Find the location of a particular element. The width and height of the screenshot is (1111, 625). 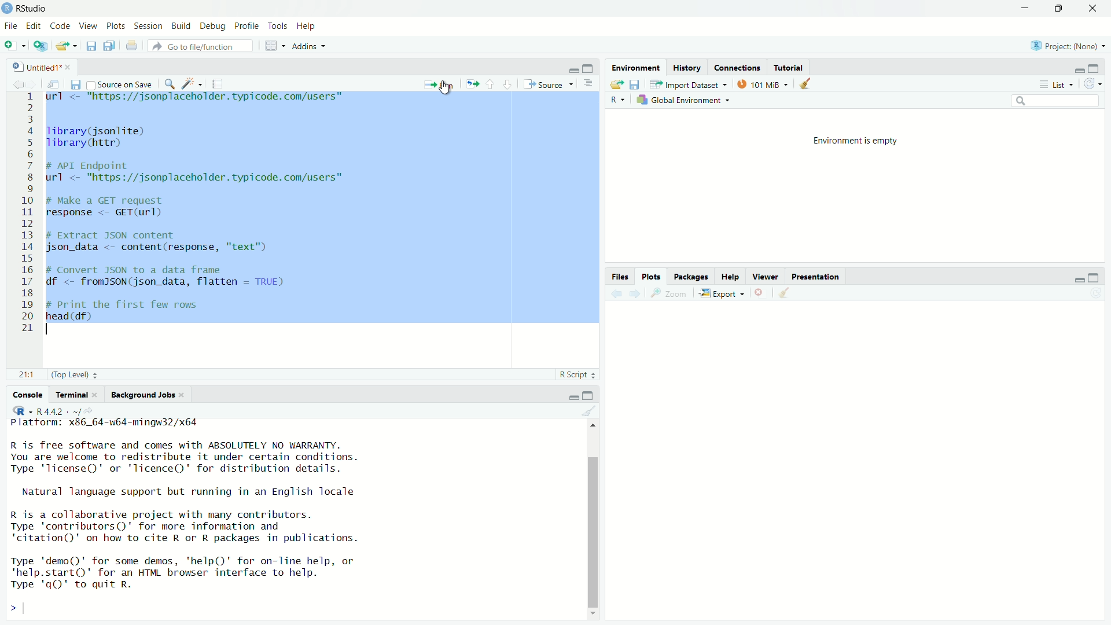

Go to next section is located at coordinates (507, 85).